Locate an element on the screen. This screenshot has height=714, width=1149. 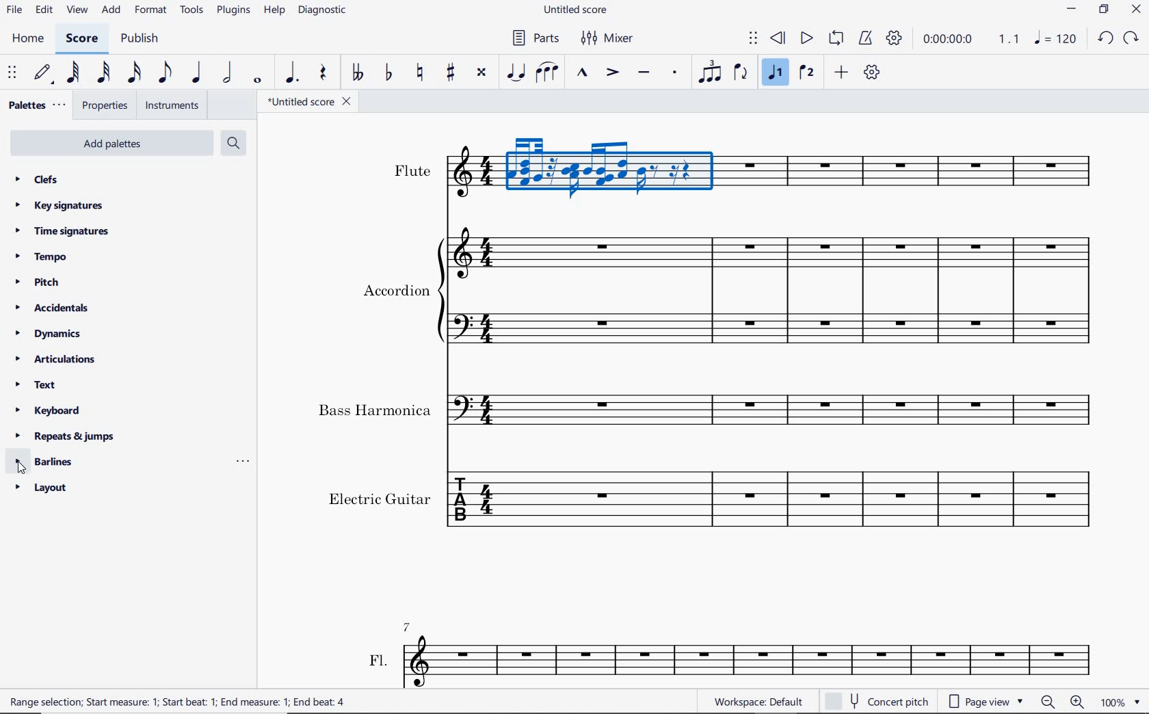
ZOOM FACTOR is located at coordinates (1120, 702).